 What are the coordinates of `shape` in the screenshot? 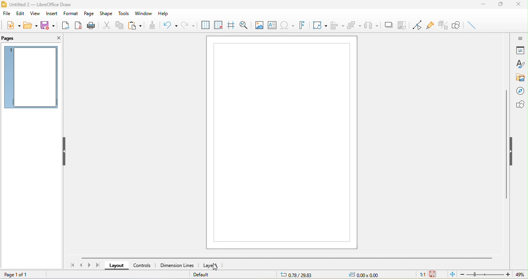 It's located at (106, 13).